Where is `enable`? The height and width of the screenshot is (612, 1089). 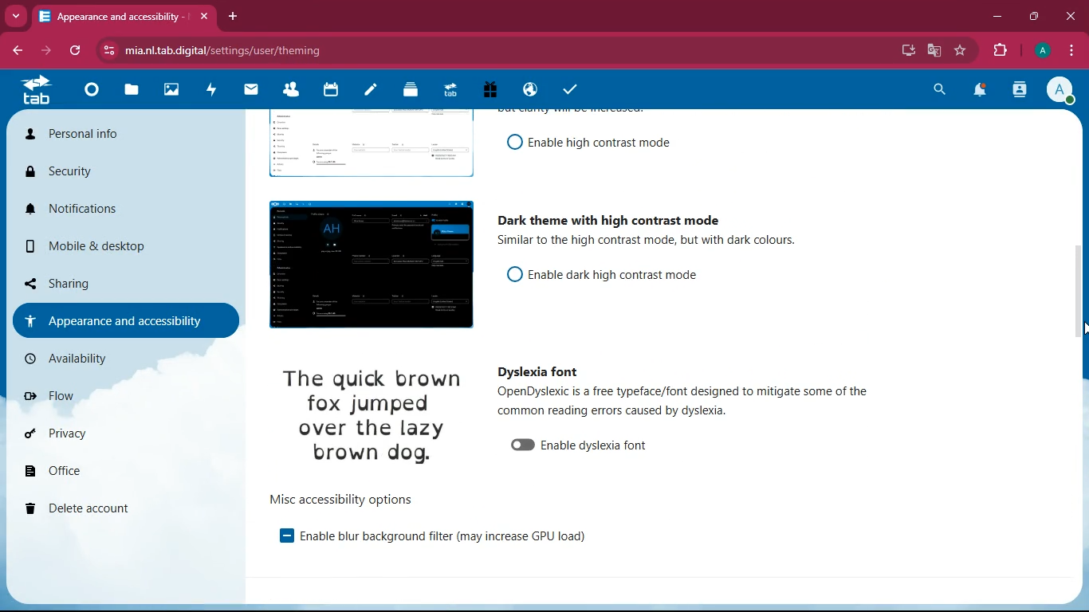 enable is located at coordinates (596, 446).